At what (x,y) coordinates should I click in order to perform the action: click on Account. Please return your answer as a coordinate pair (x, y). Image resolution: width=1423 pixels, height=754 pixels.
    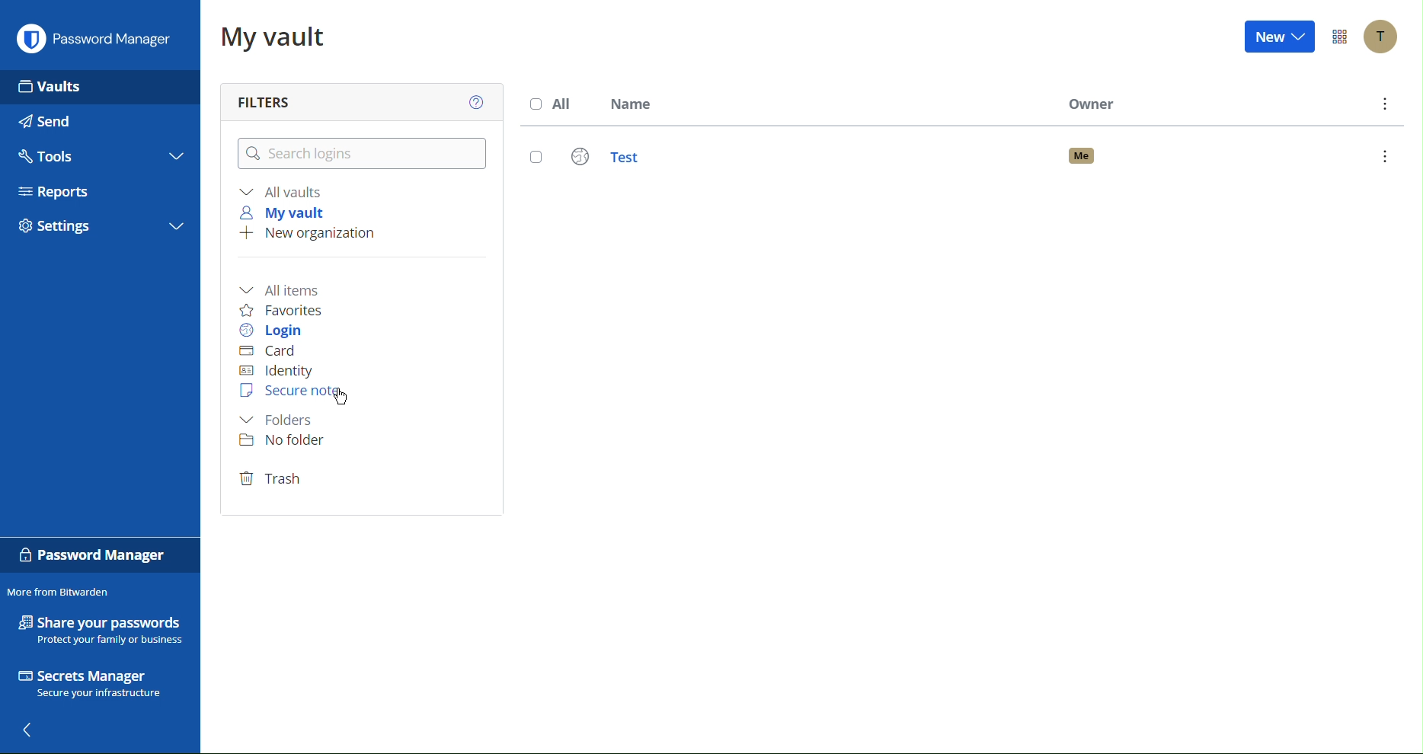
    Looking at the image, I should click on (1380, 37).